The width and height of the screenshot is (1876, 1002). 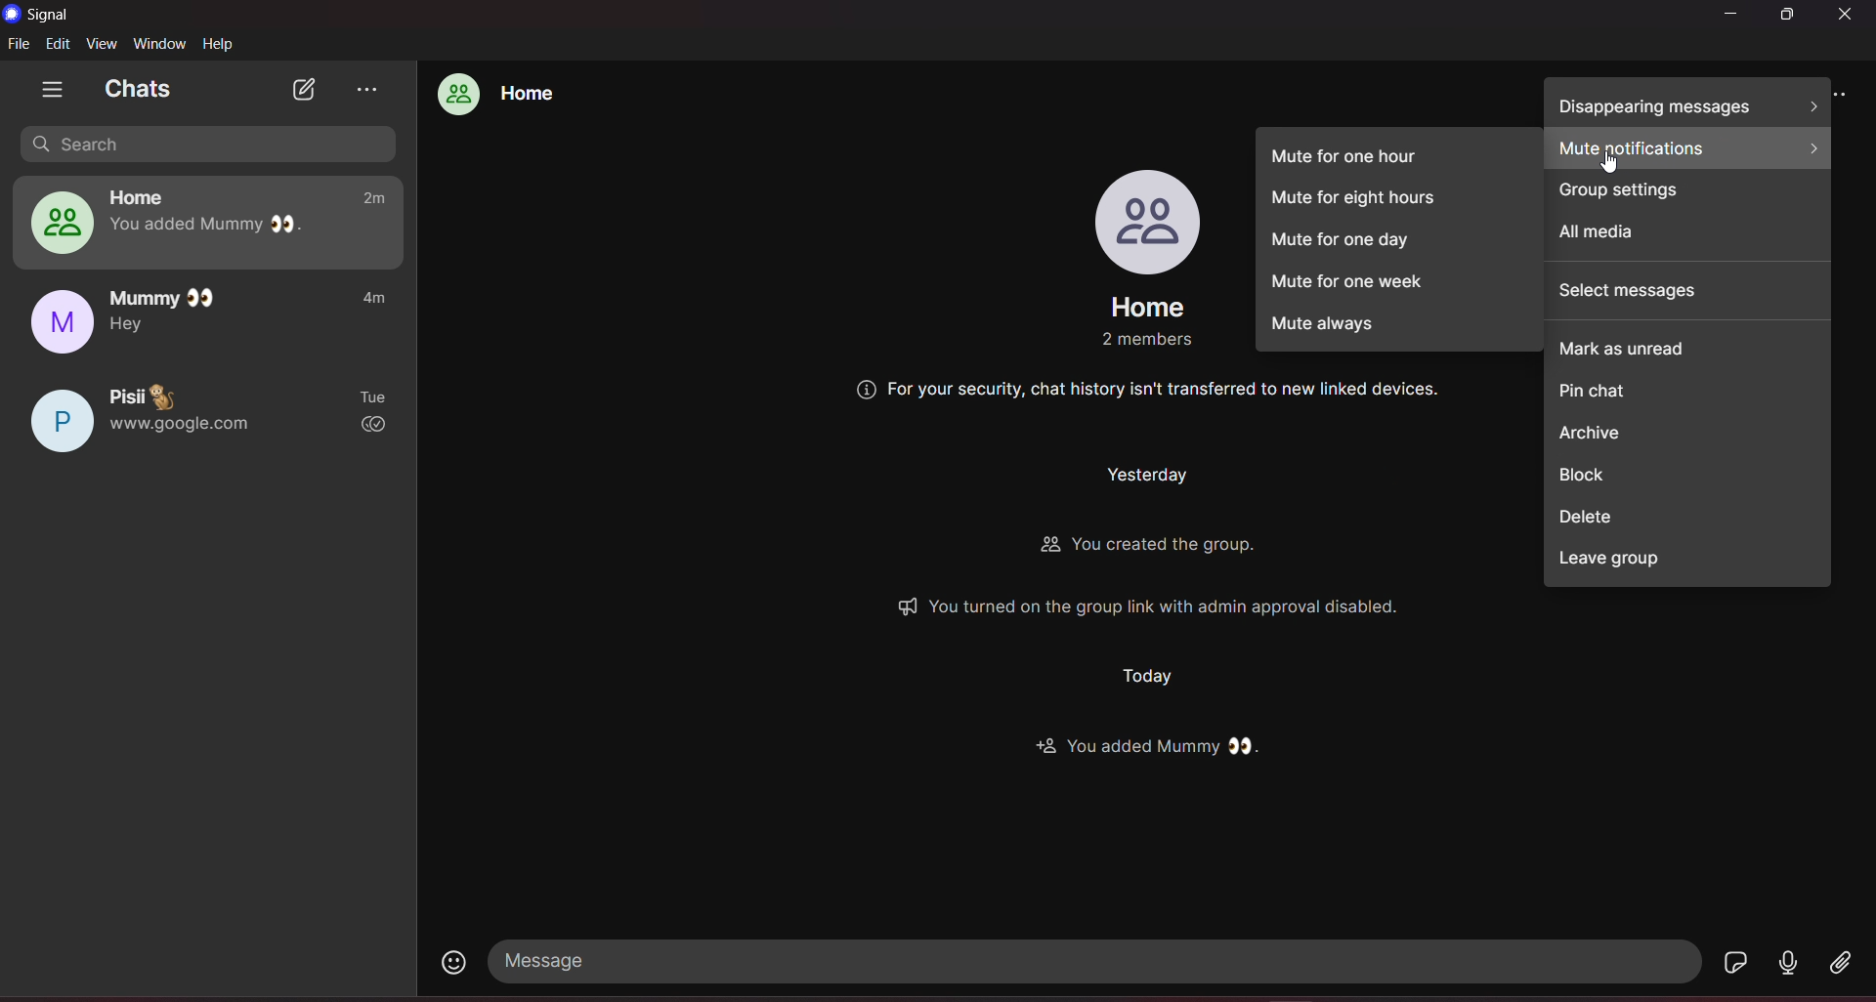 I want to click on mummy chat, so click(x=211, y=315).